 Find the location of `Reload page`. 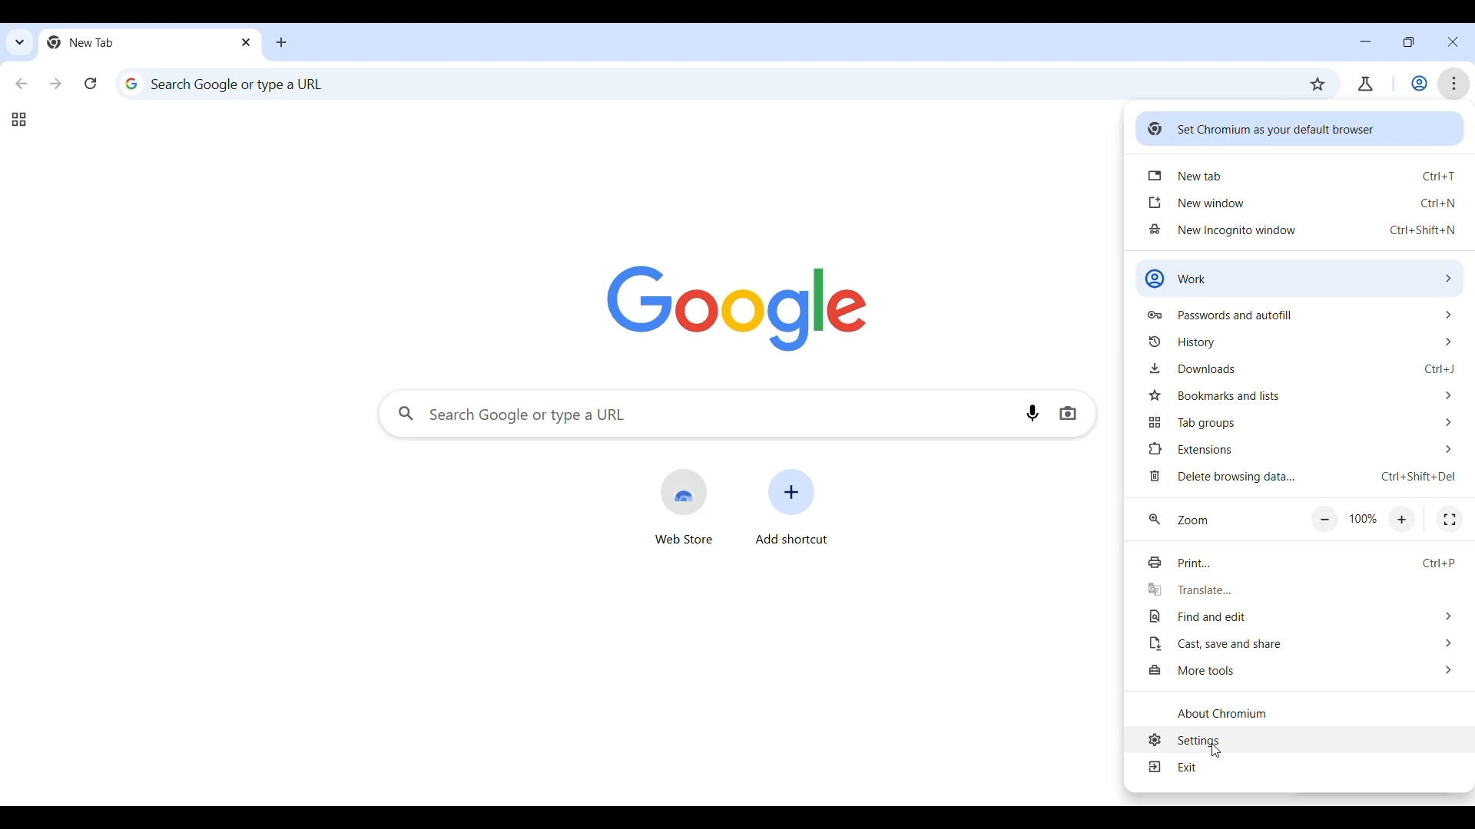

Reload page is located at coordinates (90, 84).